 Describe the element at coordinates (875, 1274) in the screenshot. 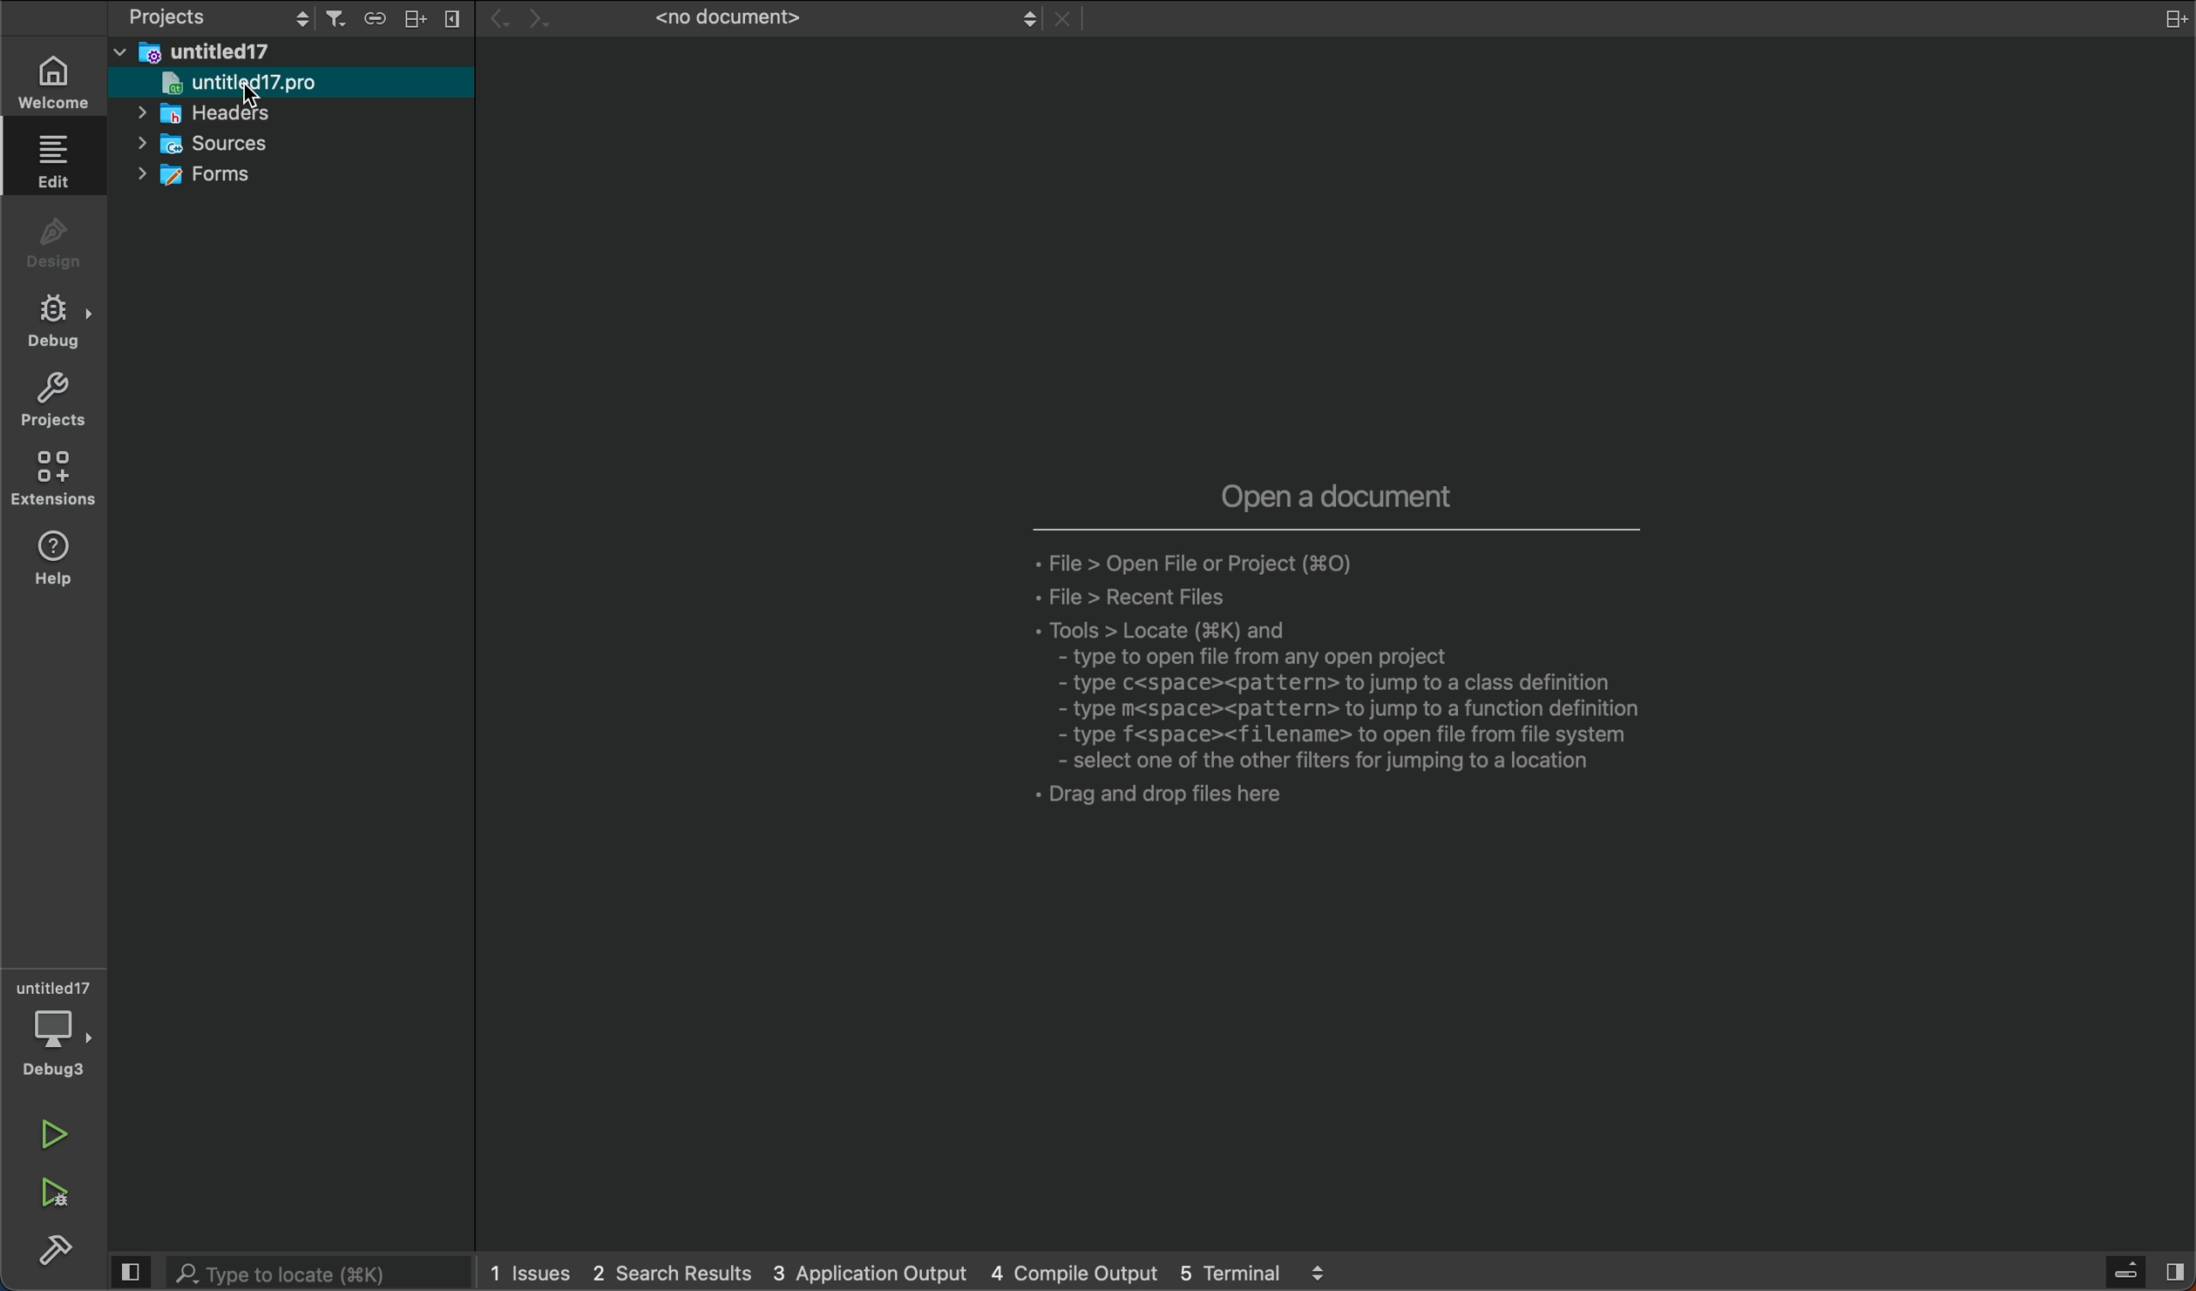

I see `3 application output` at that location.